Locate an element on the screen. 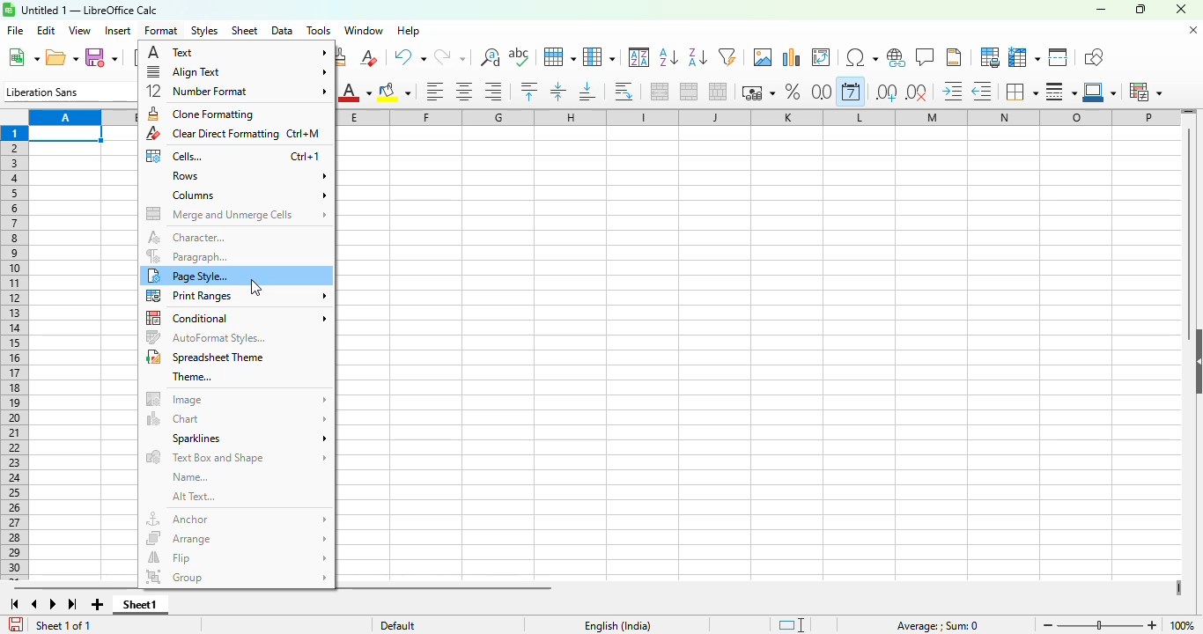 This screenshot has width=1203, height=634. row is located at coordinates (560, 57).